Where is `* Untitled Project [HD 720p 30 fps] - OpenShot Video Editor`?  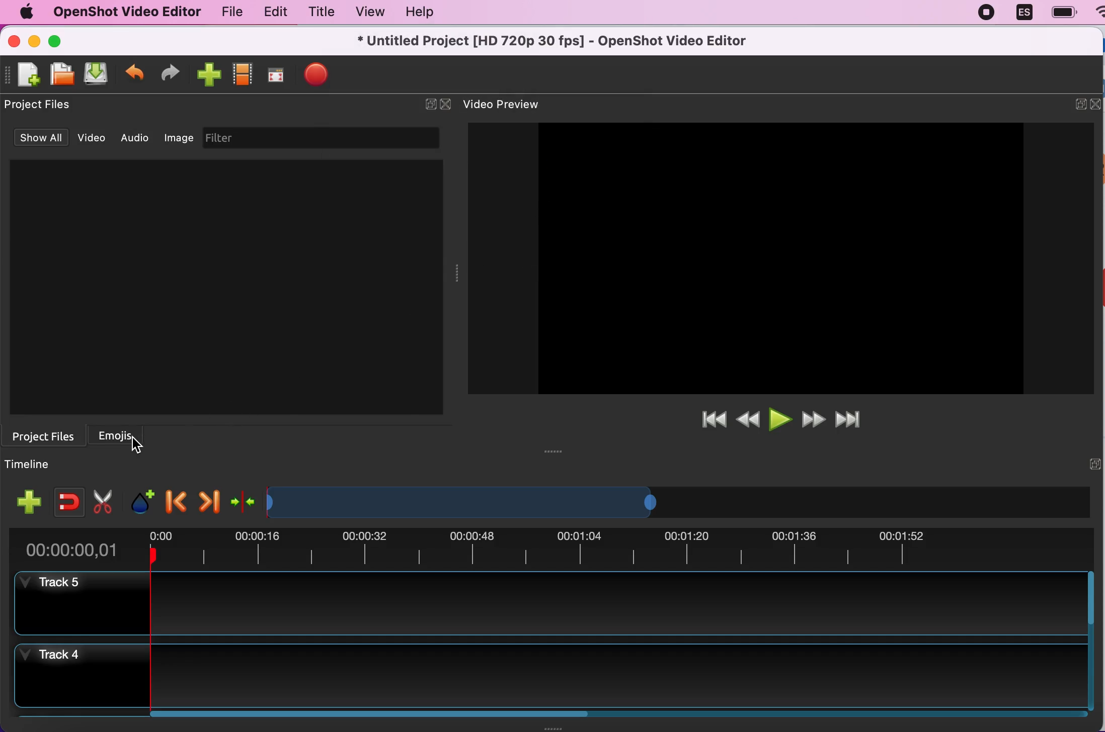 * Untitled Project [HD 720p 30 fps] - OpenShot Video Editor is located at coordinates (556, 40).